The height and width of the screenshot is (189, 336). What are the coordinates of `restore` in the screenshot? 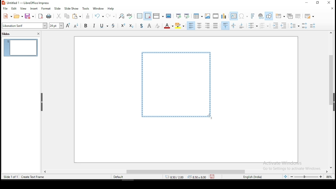 It's located at (318, 3).